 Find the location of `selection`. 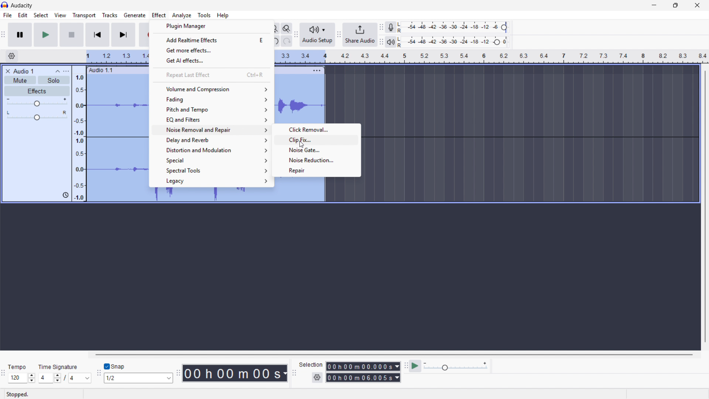

selection is located at coordinates (311, 364).